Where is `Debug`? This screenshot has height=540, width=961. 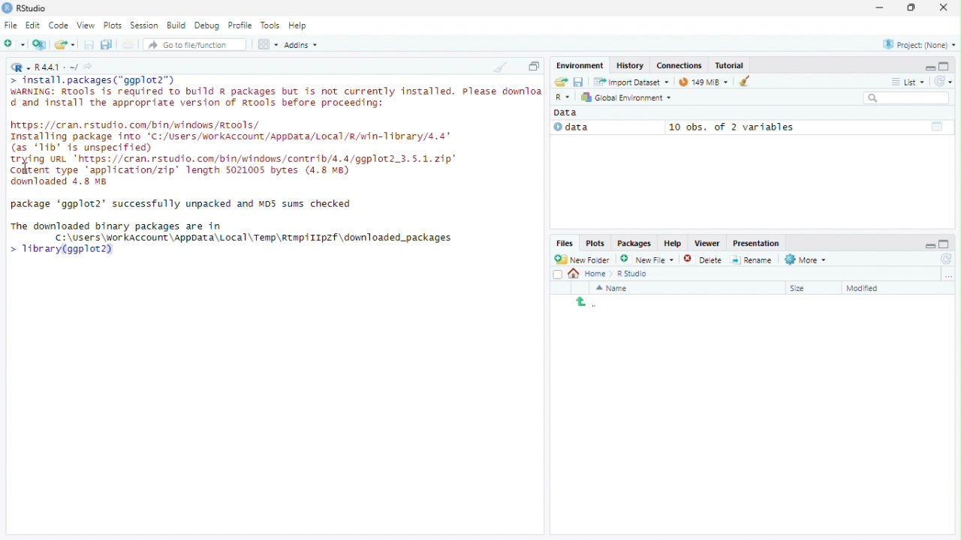
Debug is located at coordinates (209, 25).